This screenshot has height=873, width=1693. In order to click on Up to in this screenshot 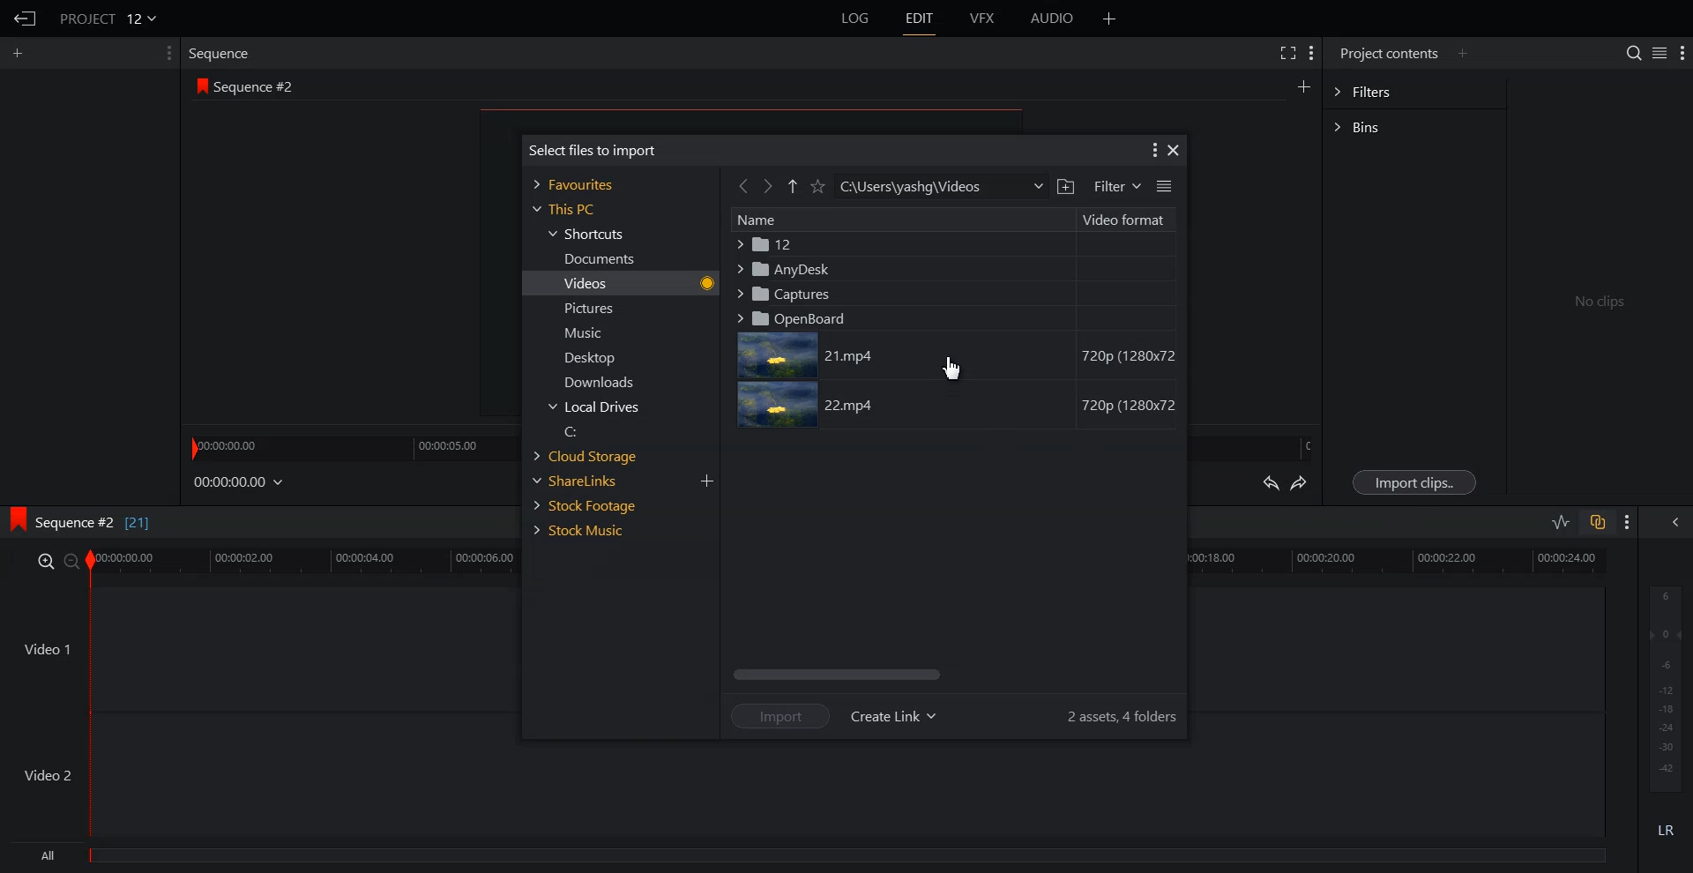, I will do `click(794, 185)`.